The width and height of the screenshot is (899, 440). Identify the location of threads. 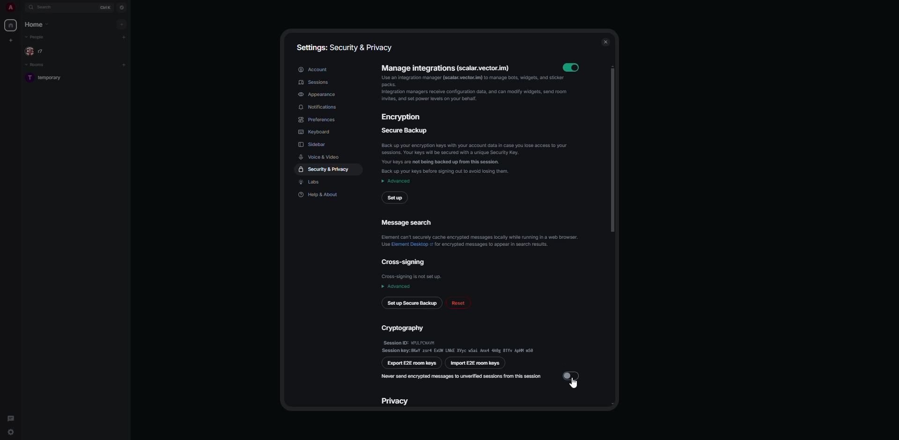
(11, 416).